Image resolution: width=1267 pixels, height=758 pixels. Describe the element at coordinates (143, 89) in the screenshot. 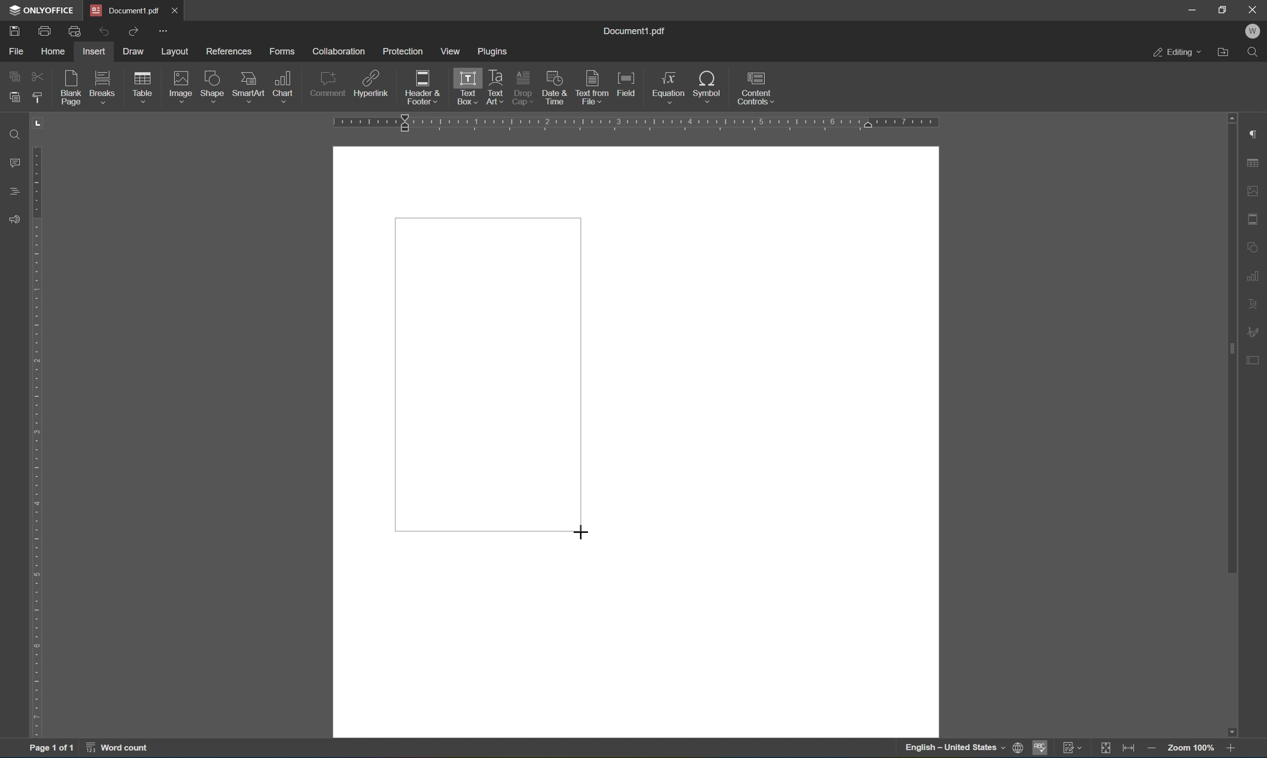

I see `table` at that location.